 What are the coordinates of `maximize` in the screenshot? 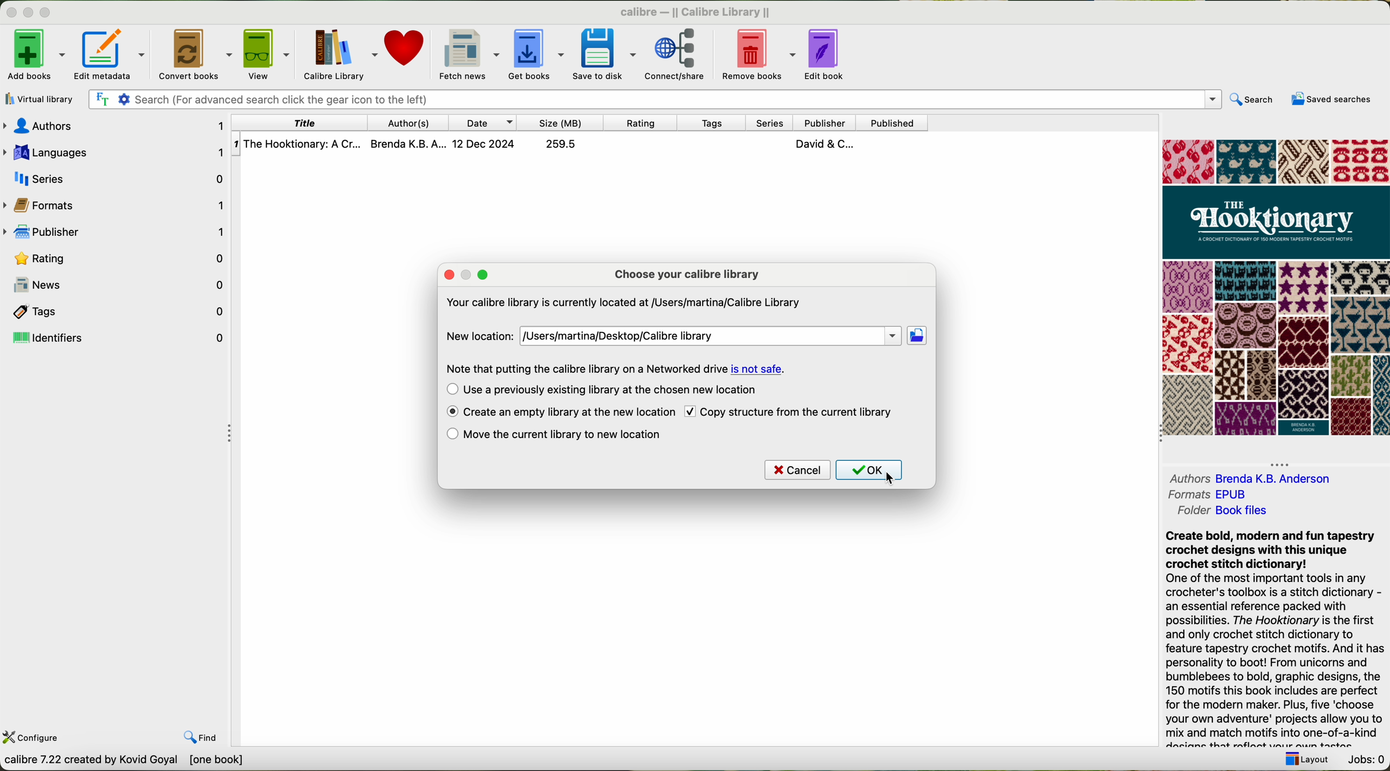 It's located at (46, 12).